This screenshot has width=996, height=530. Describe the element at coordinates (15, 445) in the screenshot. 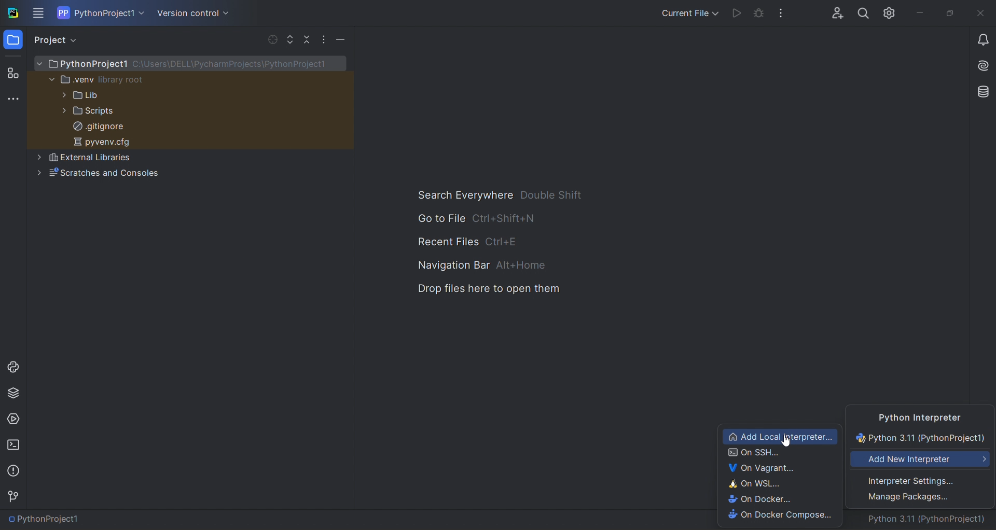

I see `terminal` at that location.